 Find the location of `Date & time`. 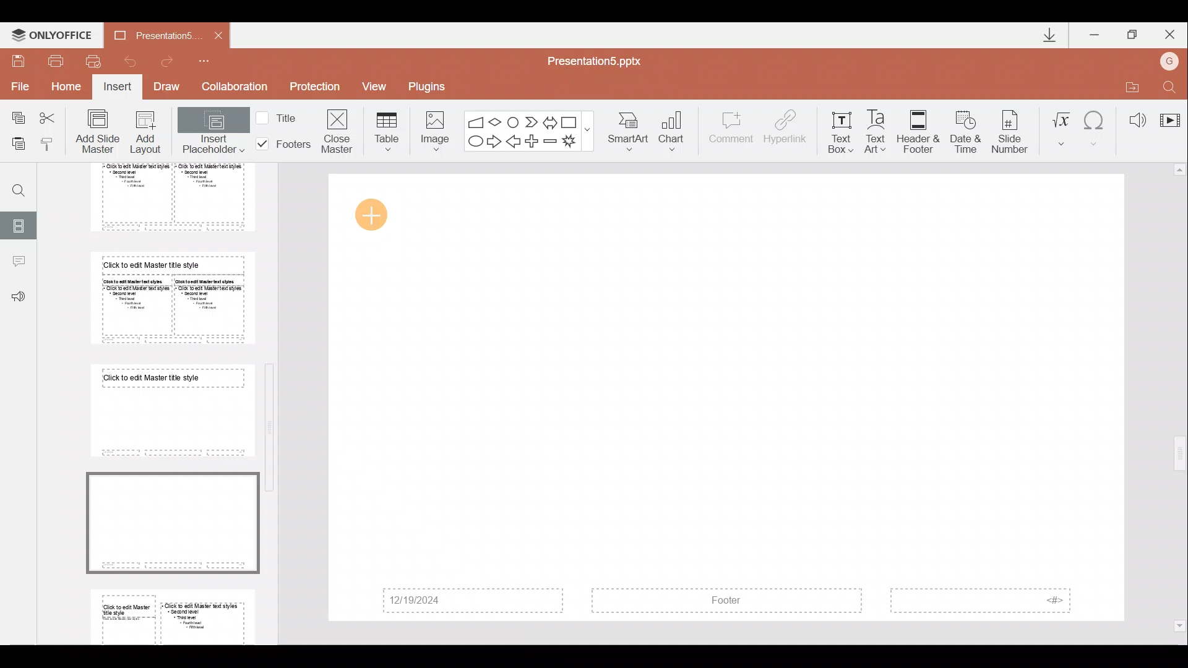

Date & time is located at coordinates (963, 129).